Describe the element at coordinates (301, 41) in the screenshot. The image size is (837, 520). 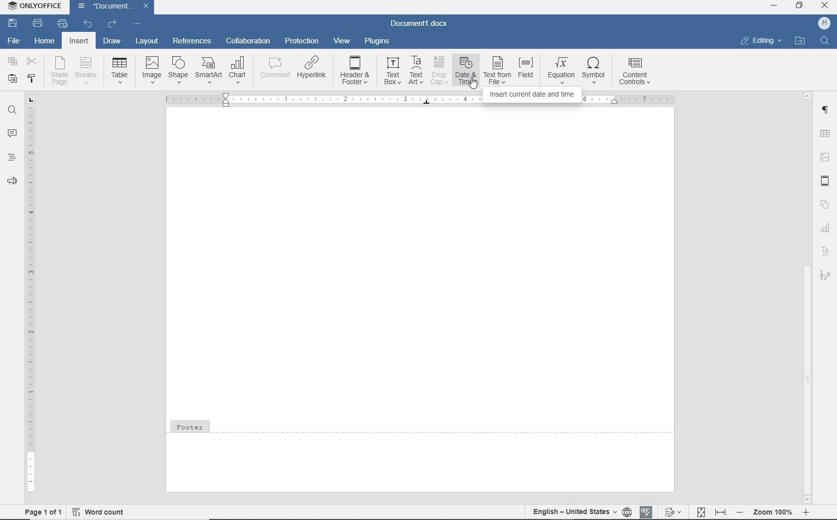
I see `protection` at that location.